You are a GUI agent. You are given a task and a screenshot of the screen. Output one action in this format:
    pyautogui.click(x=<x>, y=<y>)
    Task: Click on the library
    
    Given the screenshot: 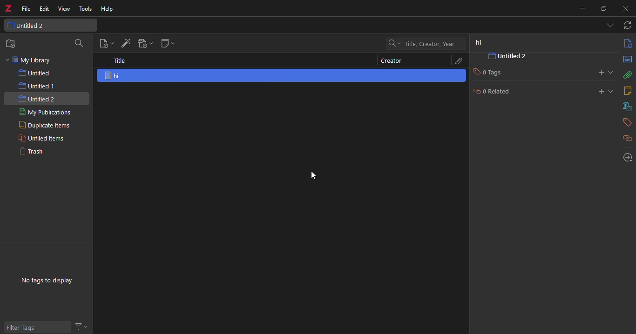 What is the action you would take?
    pyautogui.click(x=626, y=107)
    